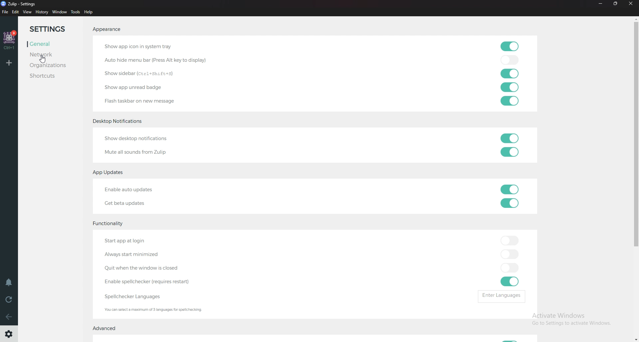  Describe the element at coordinates (9, 334) in the screenshot. I see `Settings` at that location.